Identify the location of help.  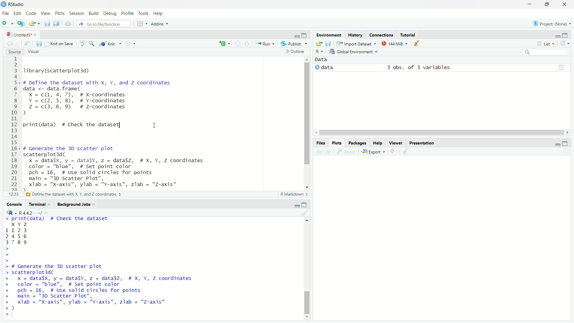
(378, 143).